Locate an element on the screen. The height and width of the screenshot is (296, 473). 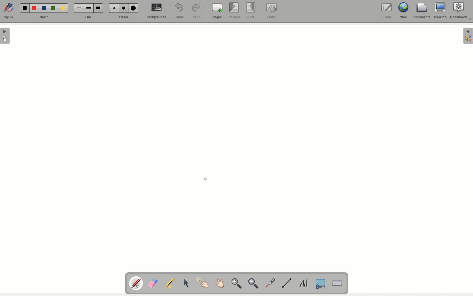
Point is located at coordinates (202, 282).